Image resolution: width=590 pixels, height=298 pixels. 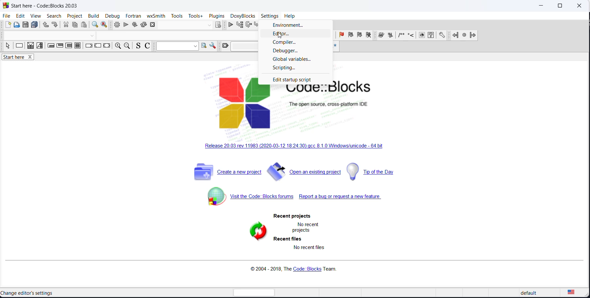 What do you see at coordinates (93, 36) in the screenshot?
I see `dropdown` at bounding box center [93, 36].